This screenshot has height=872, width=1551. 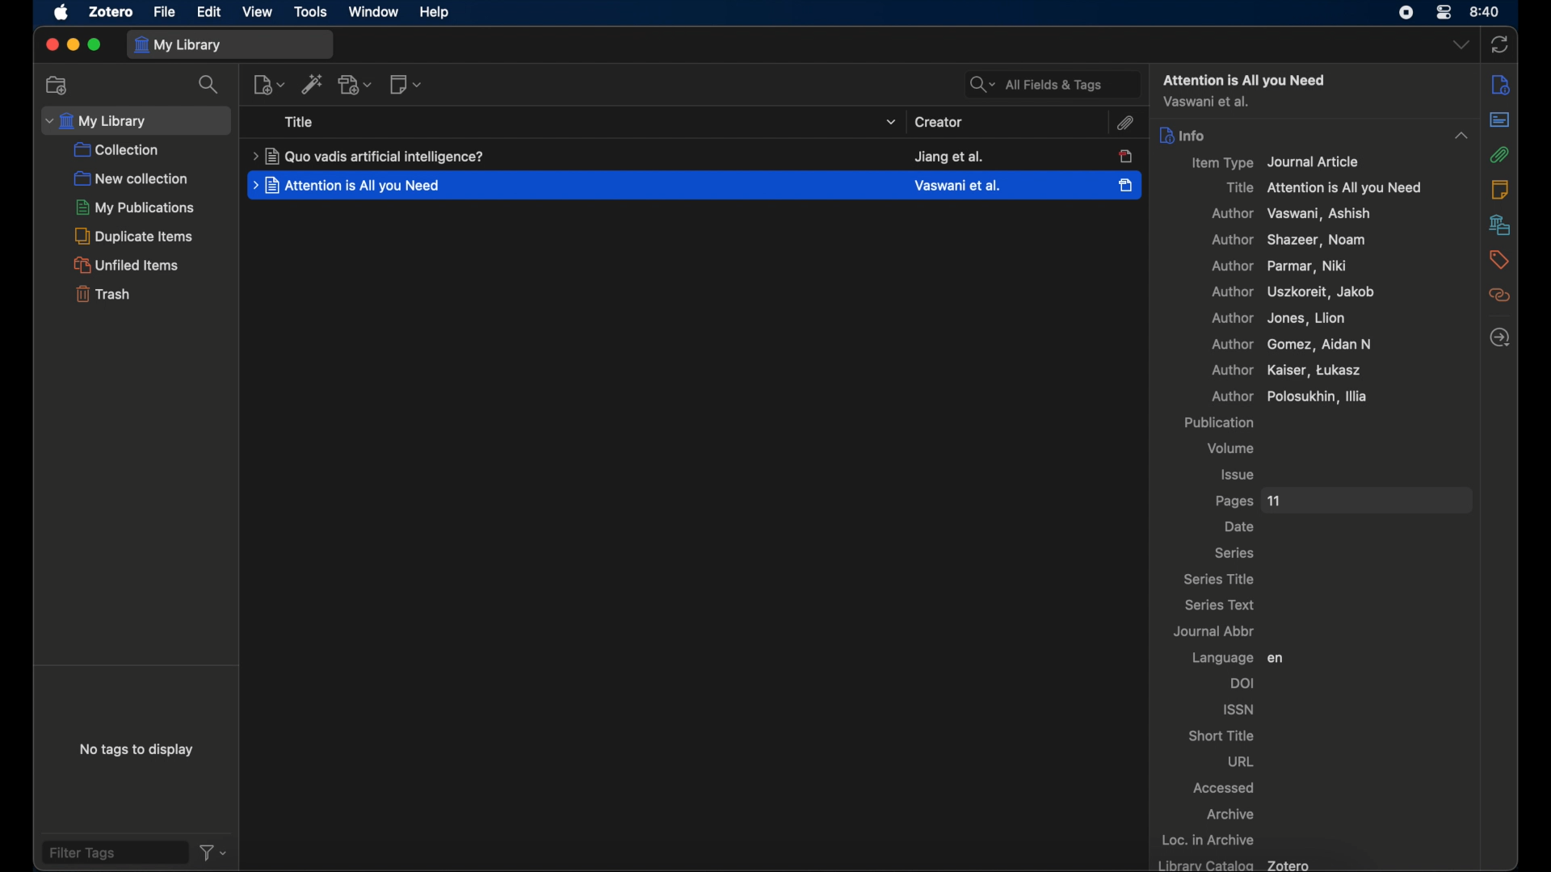 I want to click on my library dropdown menu, so click(x=137, y=119).